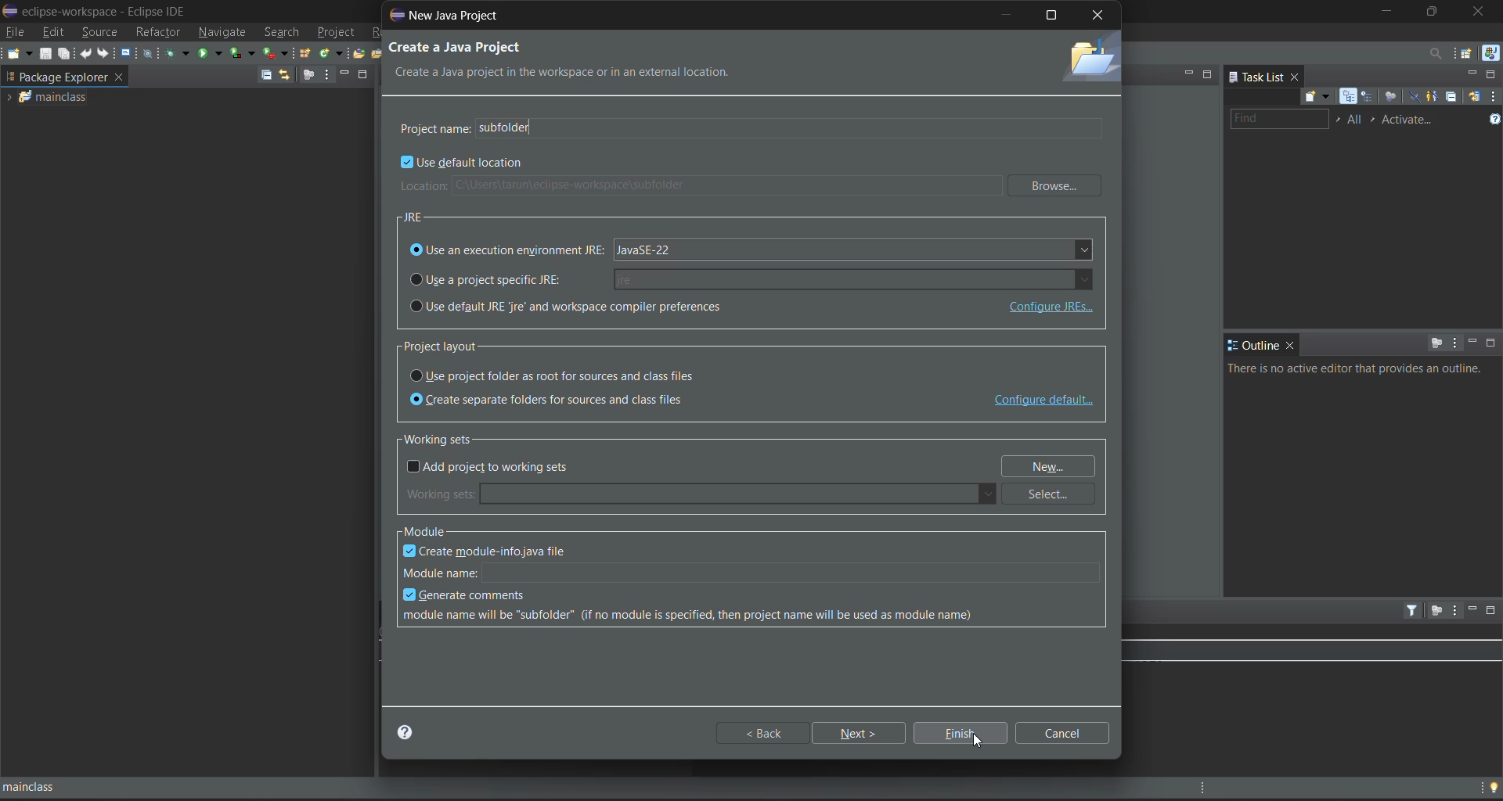  I want to click on select, so click(1054, 494).